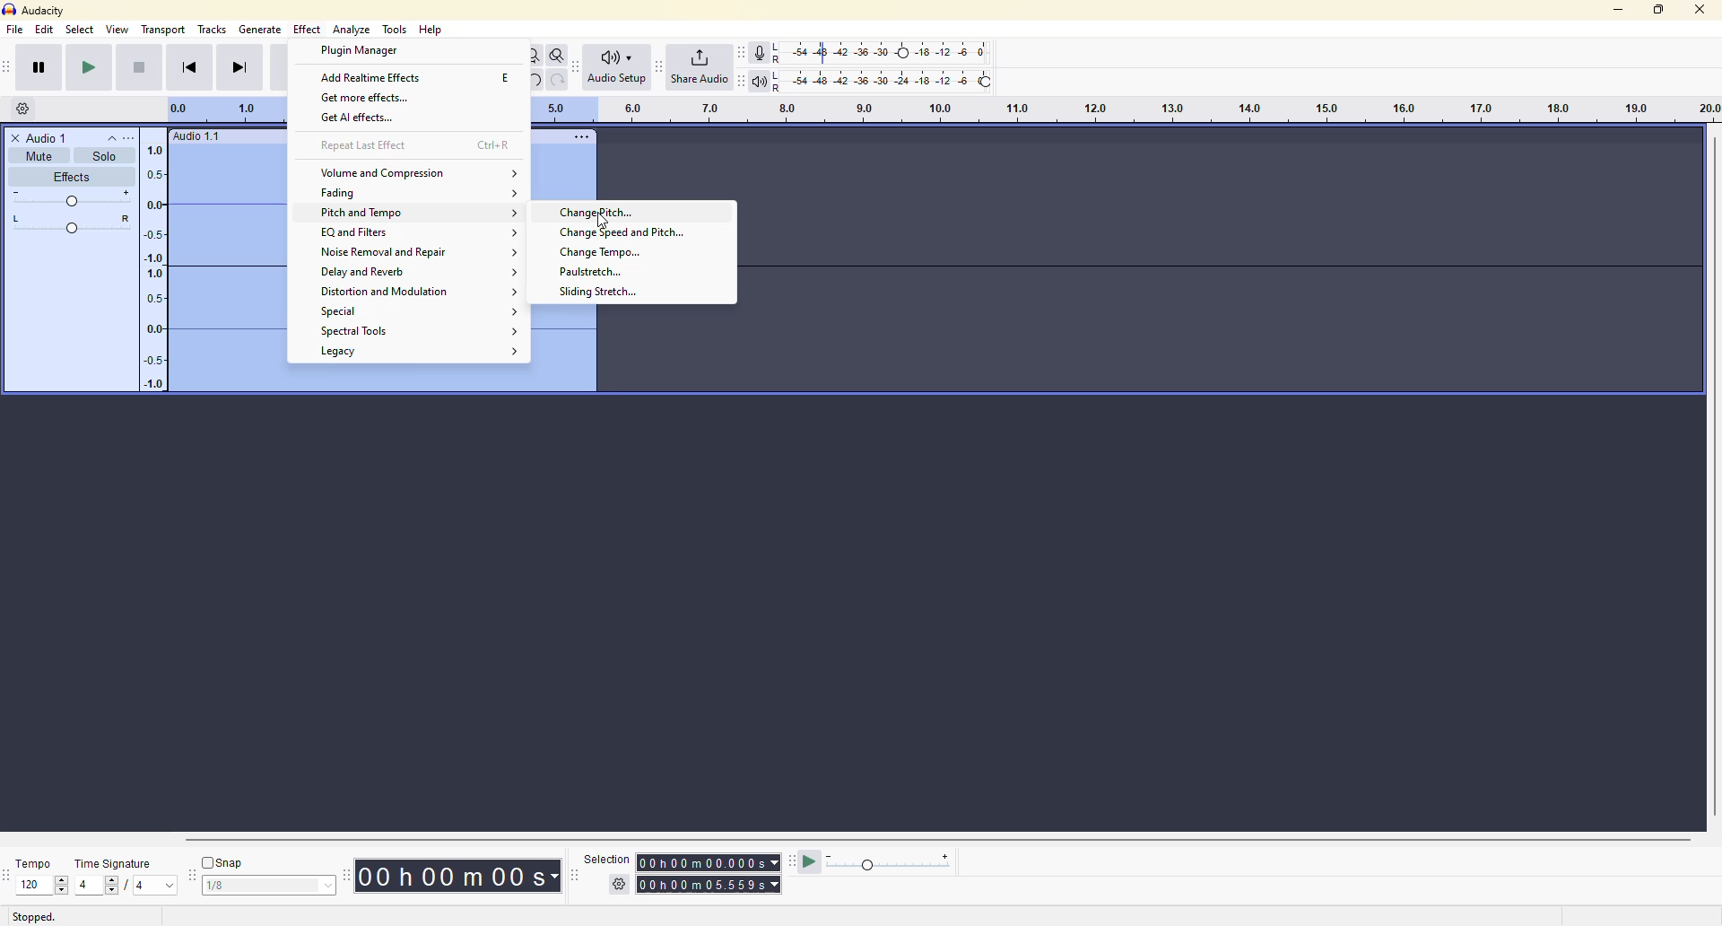 The width and height of the screenshot is (1722, 926). What do you see at coordinates (514, 333) in the screenshot?
I see `expand` at bounding box center [514, 333].